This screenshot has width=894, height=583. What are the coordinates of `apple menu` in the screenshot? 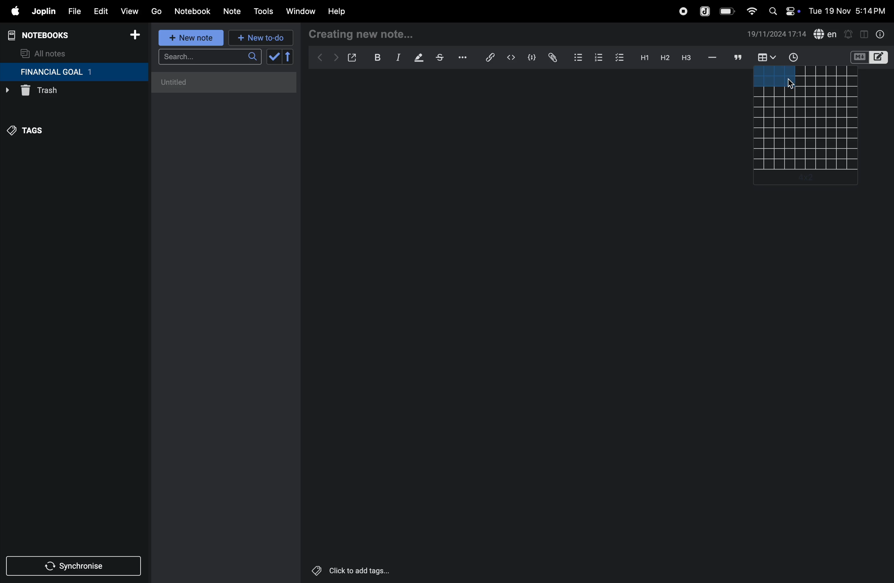 It's located at (11, 11).